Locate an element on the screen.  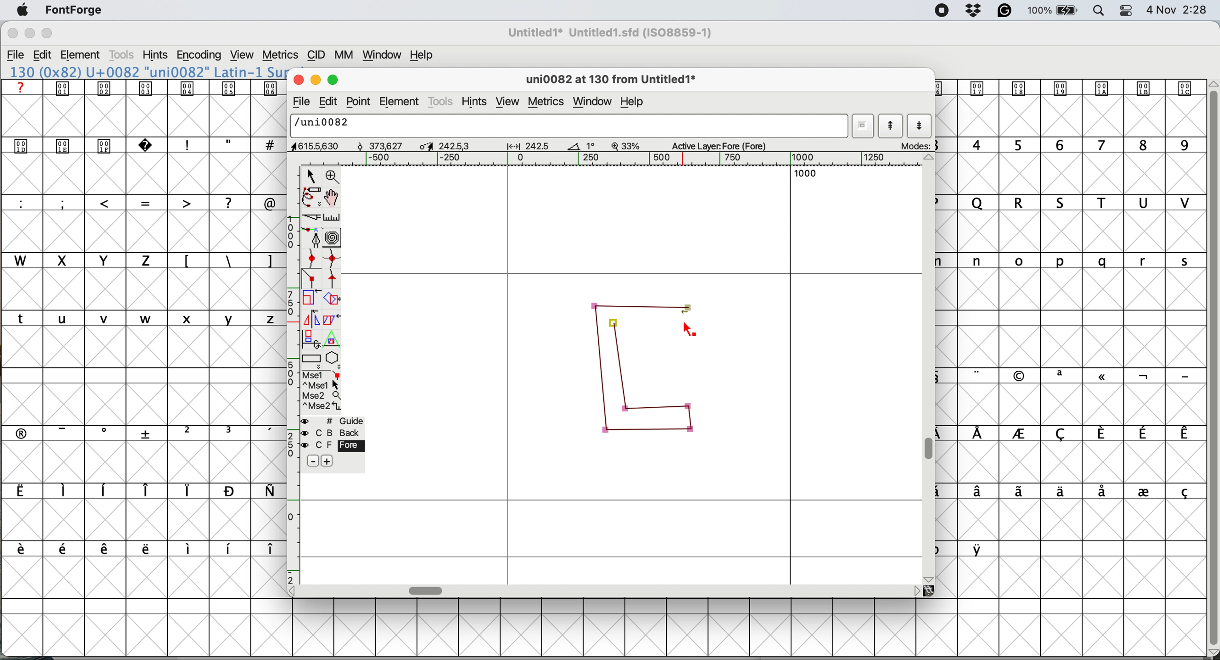
symbols is located at coordinates (1077, 492).